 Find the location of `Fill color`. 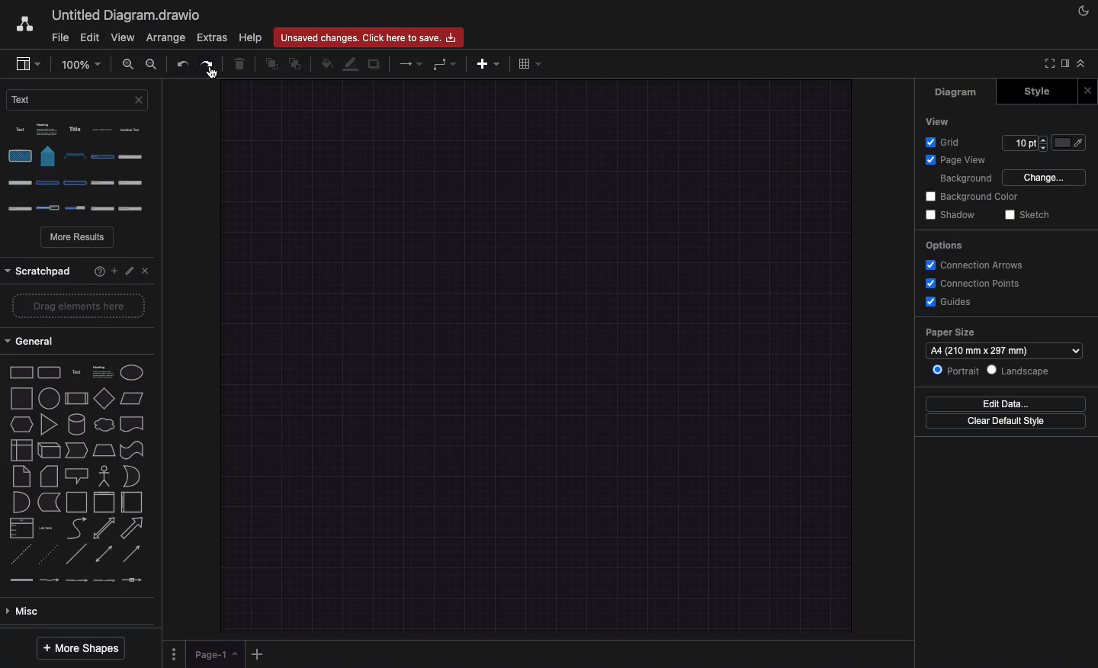

Fill color is located at coordinates (327, 63).